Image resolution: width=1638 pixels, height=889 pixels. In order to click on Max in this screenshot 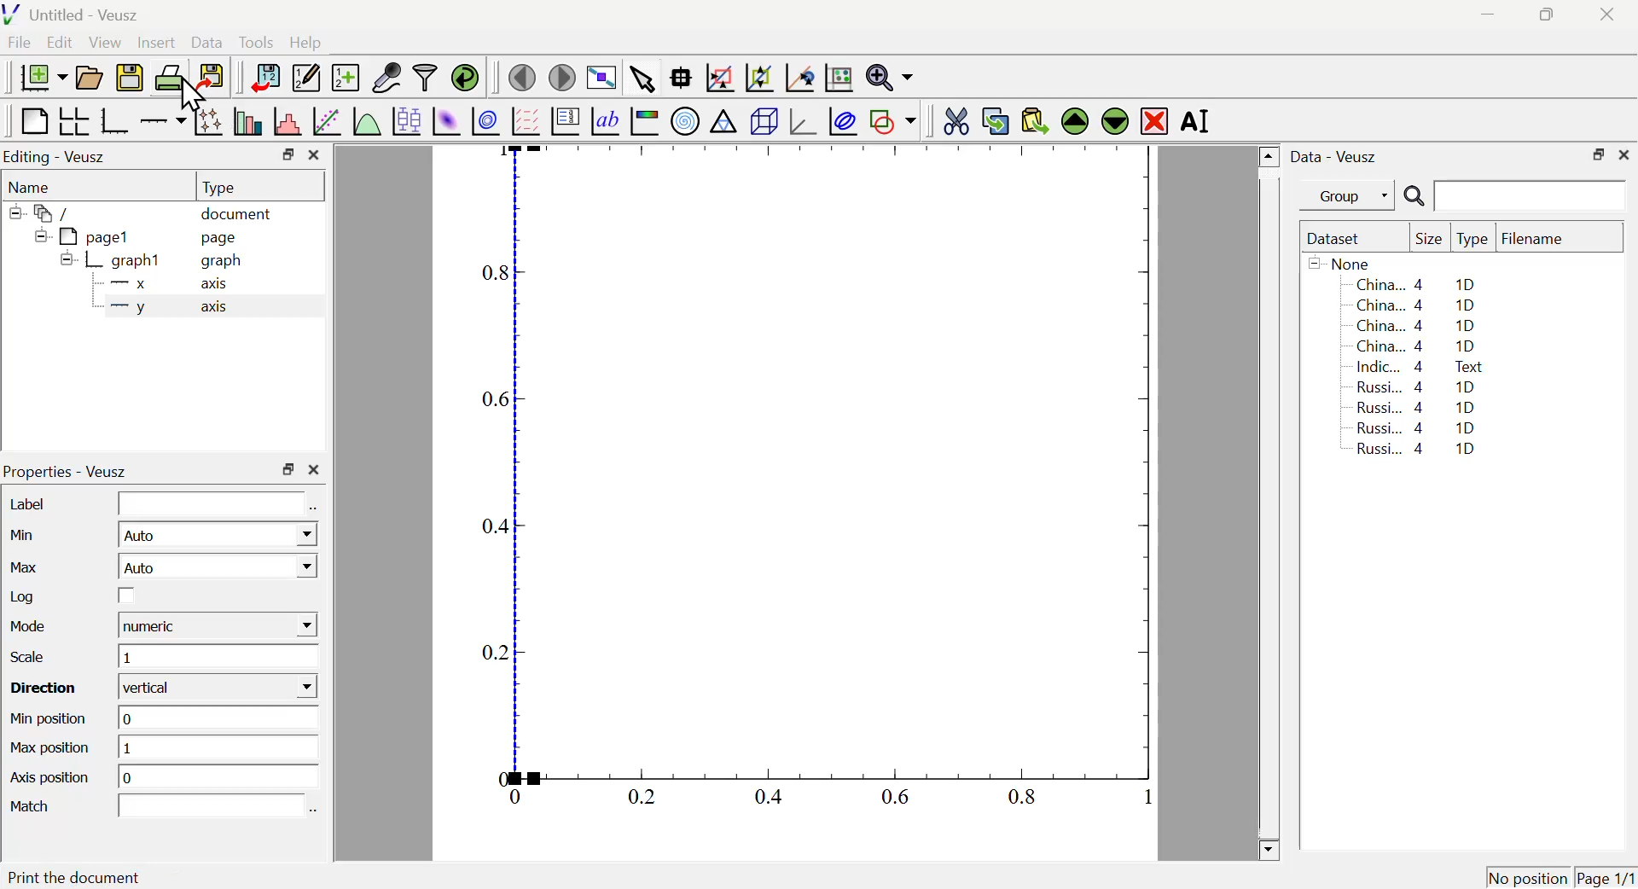, I will do `click(26, 567)`.